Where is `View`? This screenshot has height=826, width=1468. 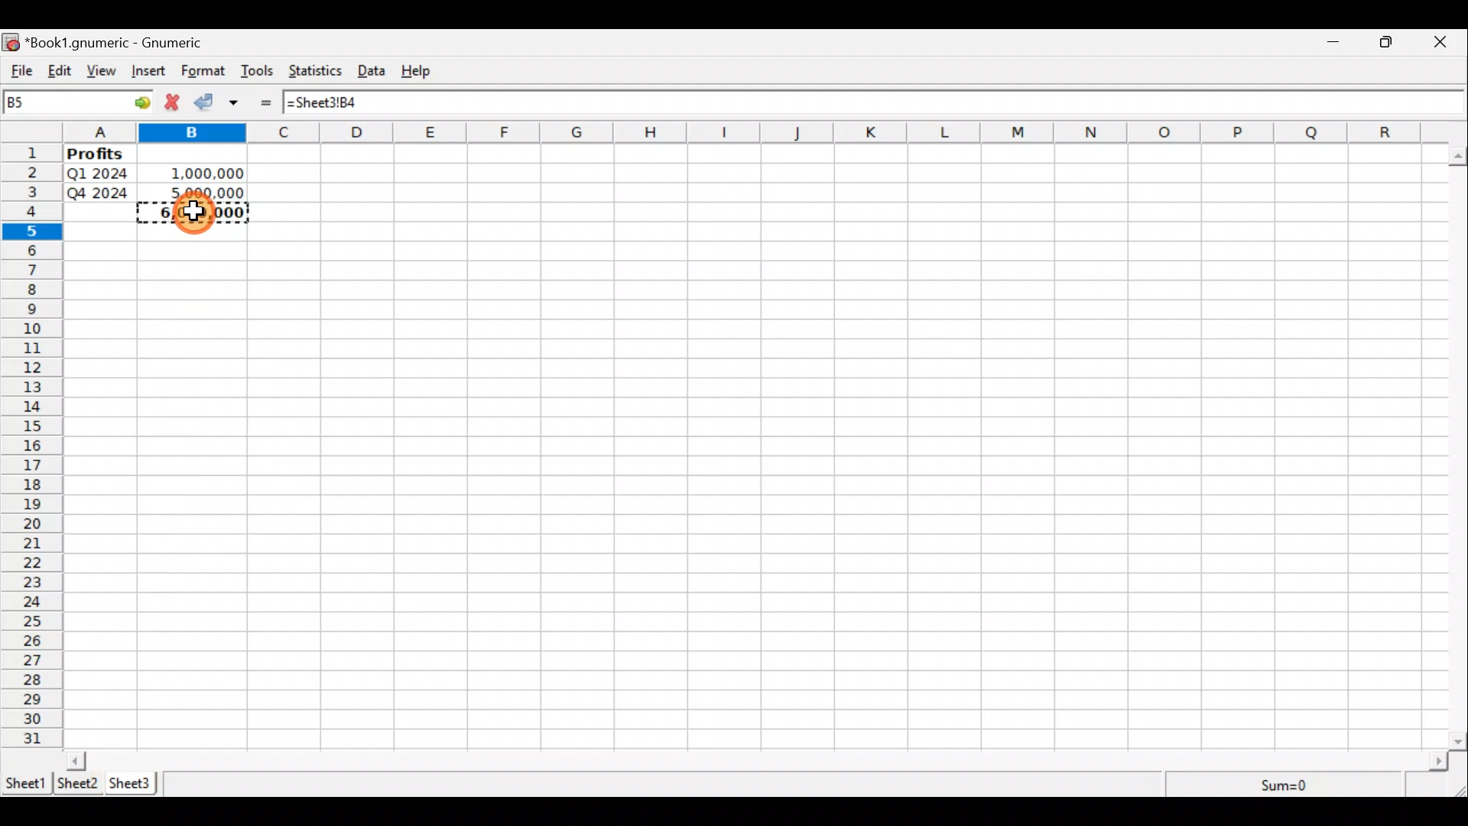 View is located at coordinates (106, 71).